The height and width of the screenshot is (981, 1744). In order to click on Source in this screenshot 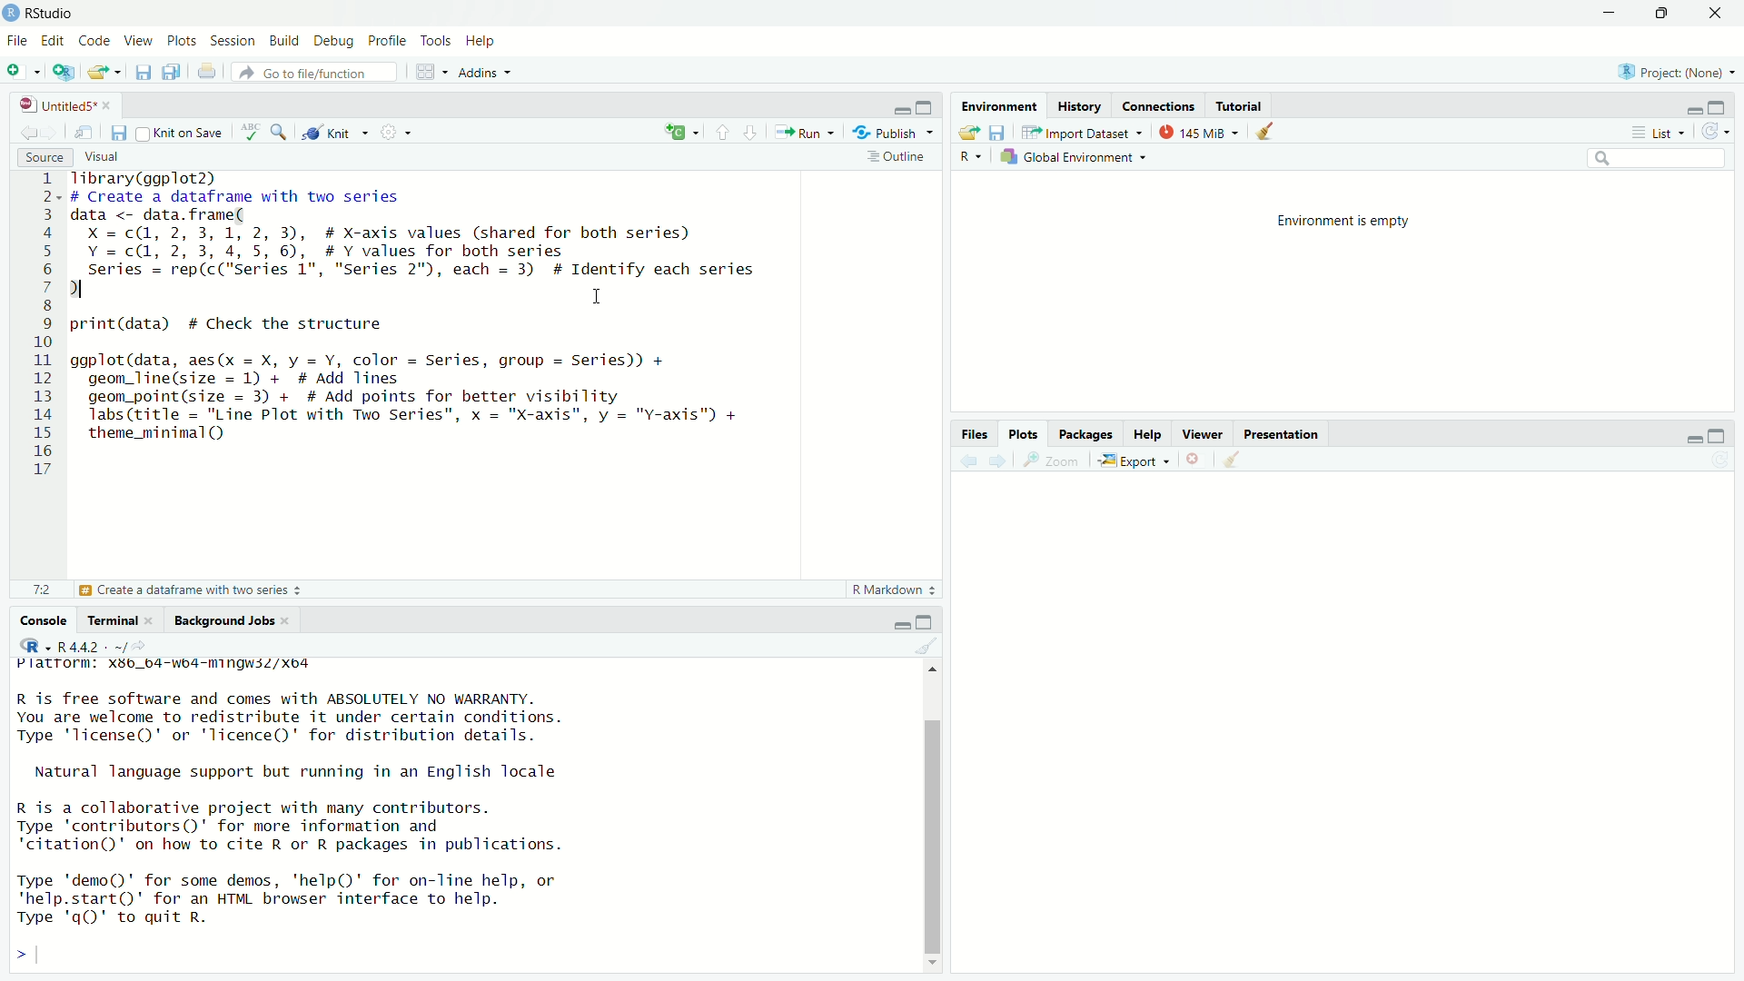, I will do `click(44, 158)`.